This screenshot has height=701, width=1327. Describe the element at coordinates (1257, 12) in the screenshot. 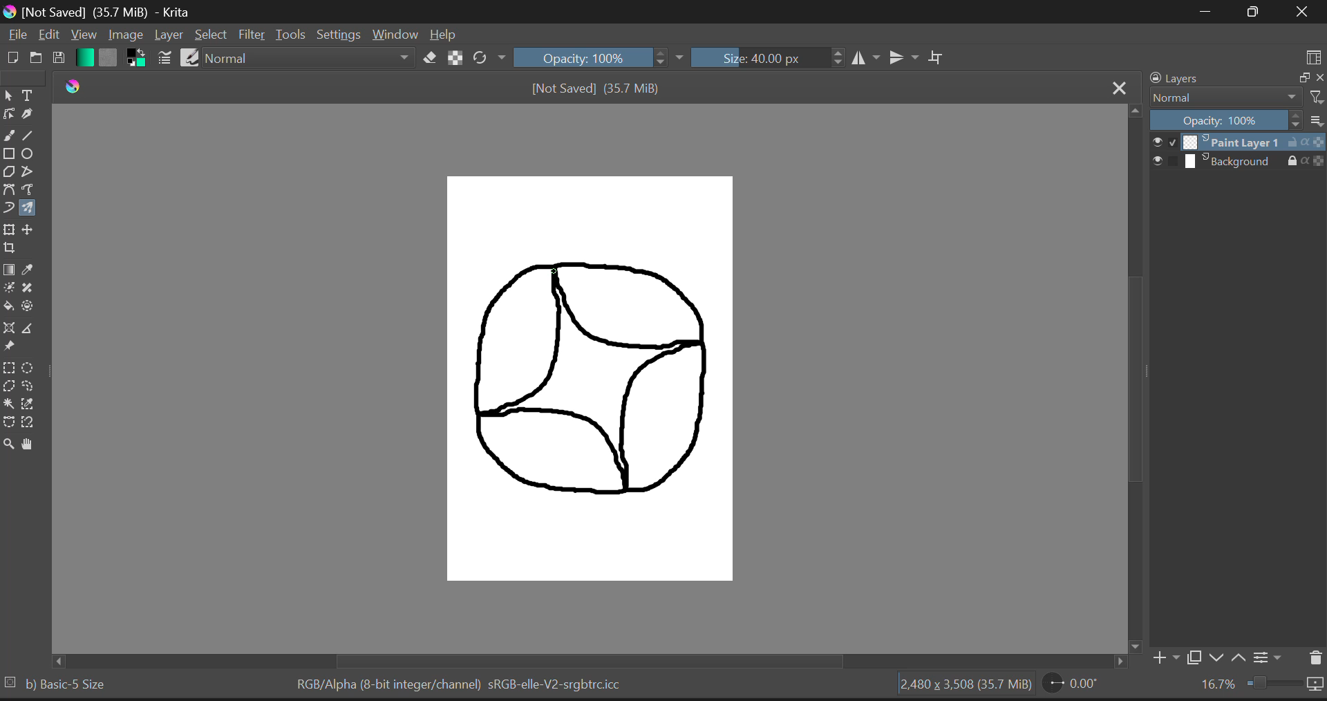

I see `Minimize` at that location.